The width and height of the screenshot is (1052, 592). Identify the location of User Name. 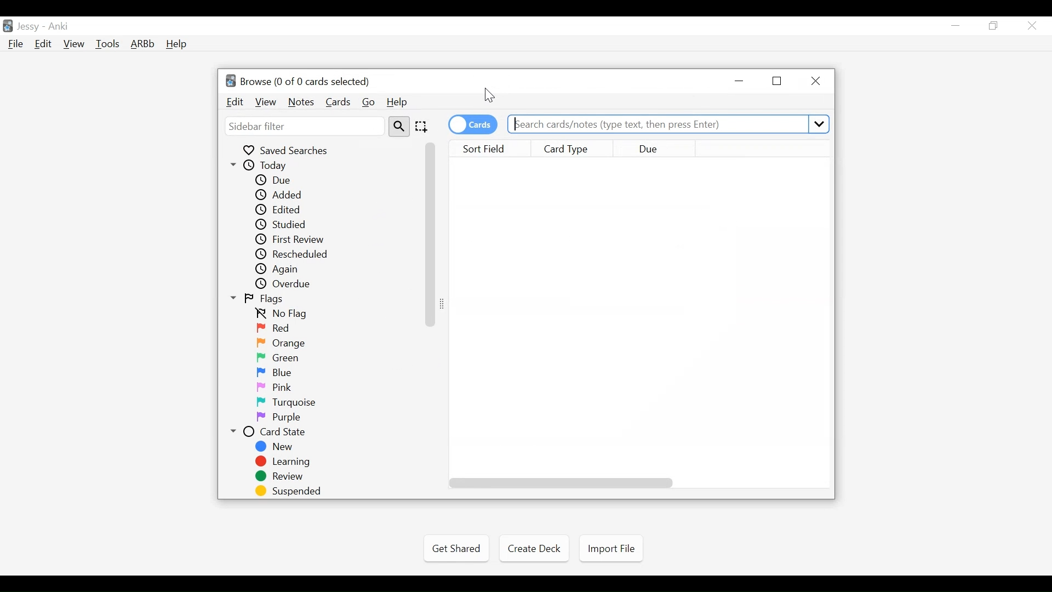
(28, 27).